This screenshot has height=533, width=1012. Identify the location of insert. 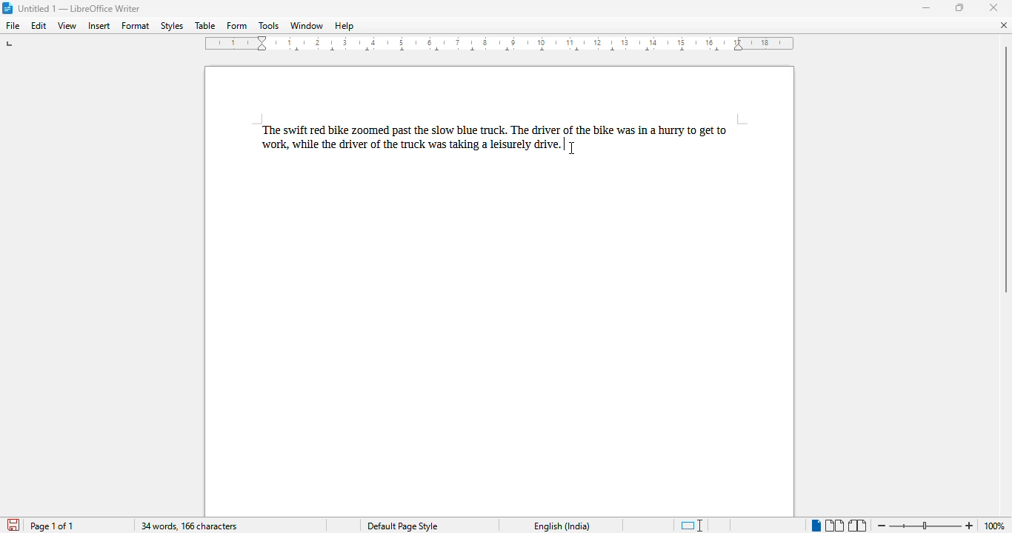
(99, 26).